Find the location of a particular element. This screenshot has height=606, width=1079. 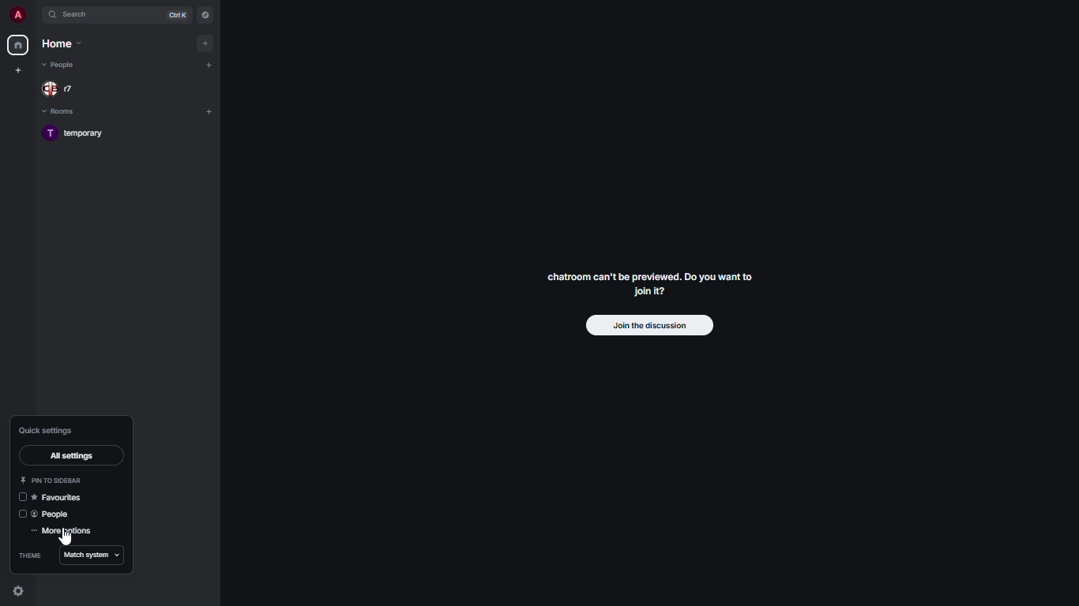

more settings is located at coordinates (67, 529).